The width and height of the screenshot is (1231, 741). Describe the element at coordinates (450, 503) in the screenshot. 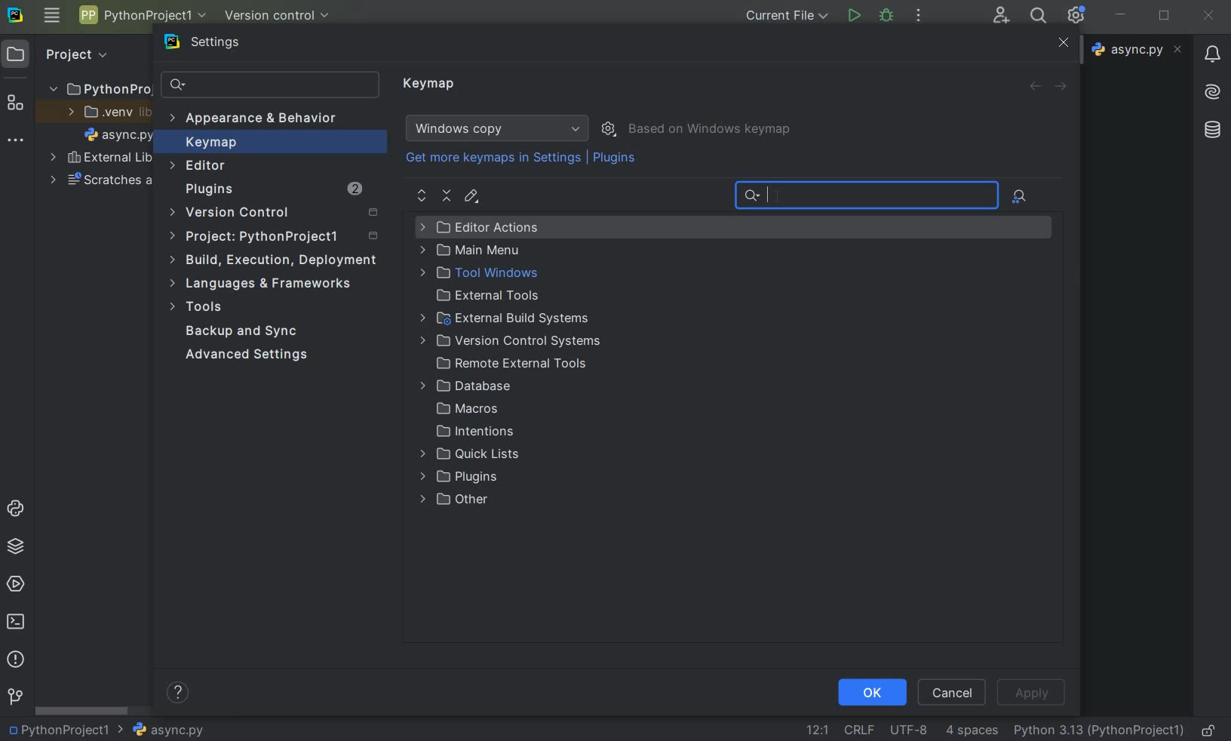

I see `other` at that location.